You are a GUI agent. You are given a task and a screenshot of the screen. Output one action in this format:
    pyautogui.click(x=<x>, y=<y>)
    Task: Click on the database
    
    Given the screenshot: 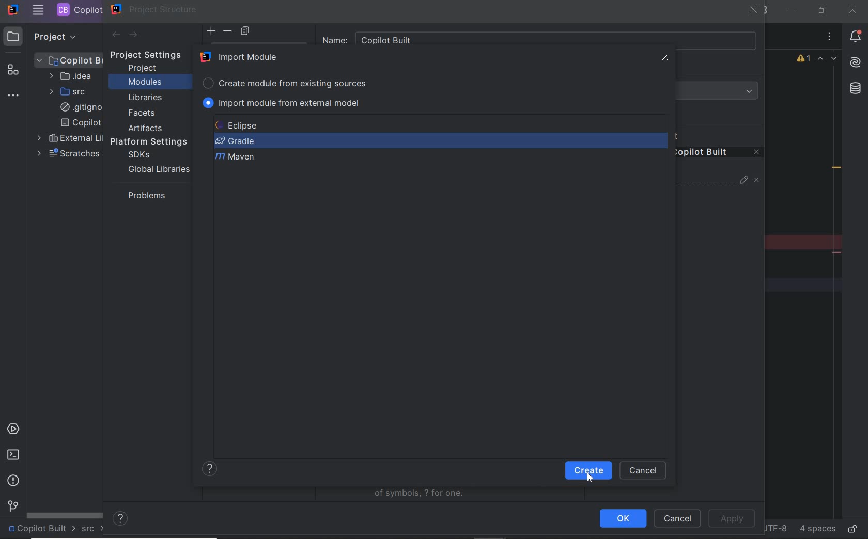 What is the action you would take?
    pyautogui.click(x=855, y=90)
    